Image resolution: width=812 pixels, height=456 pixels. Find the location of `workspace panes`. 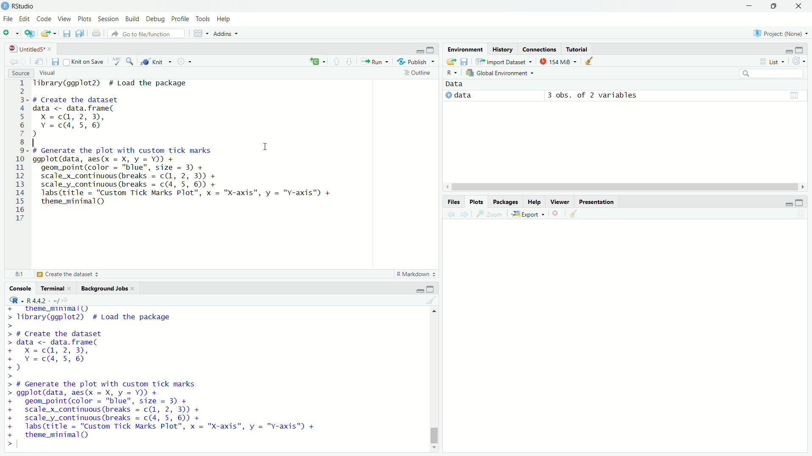

workspace panes is located at coordinates (200, 34).